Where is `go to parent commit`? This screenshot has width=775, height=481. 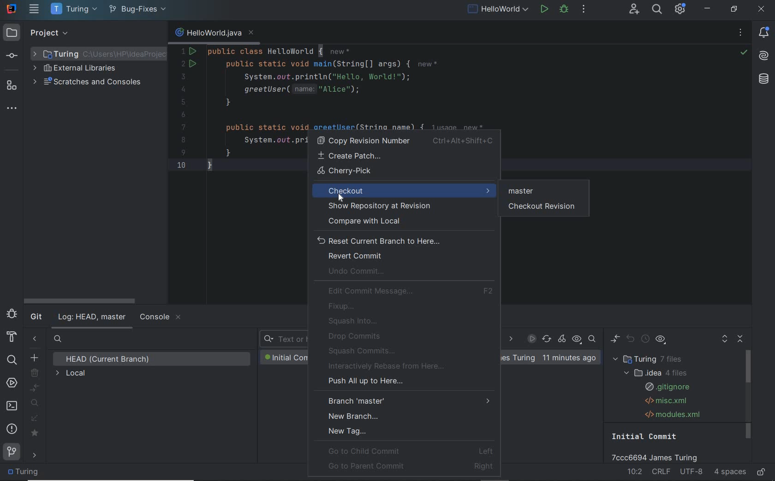 go to parent commit is located at coordinates (411, 465).